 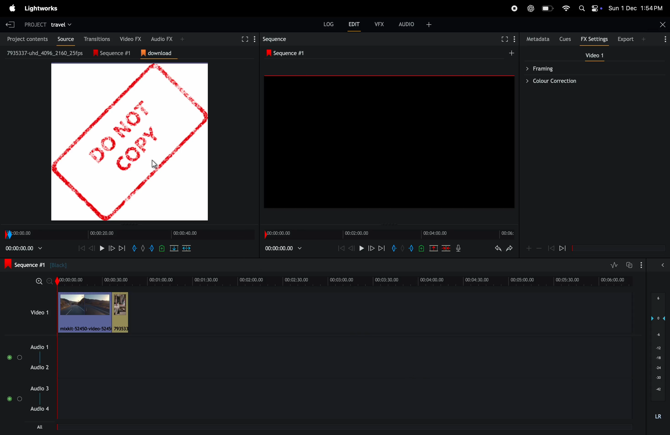 I want to click on Drag to change dimension, so click(x=131, y=224).